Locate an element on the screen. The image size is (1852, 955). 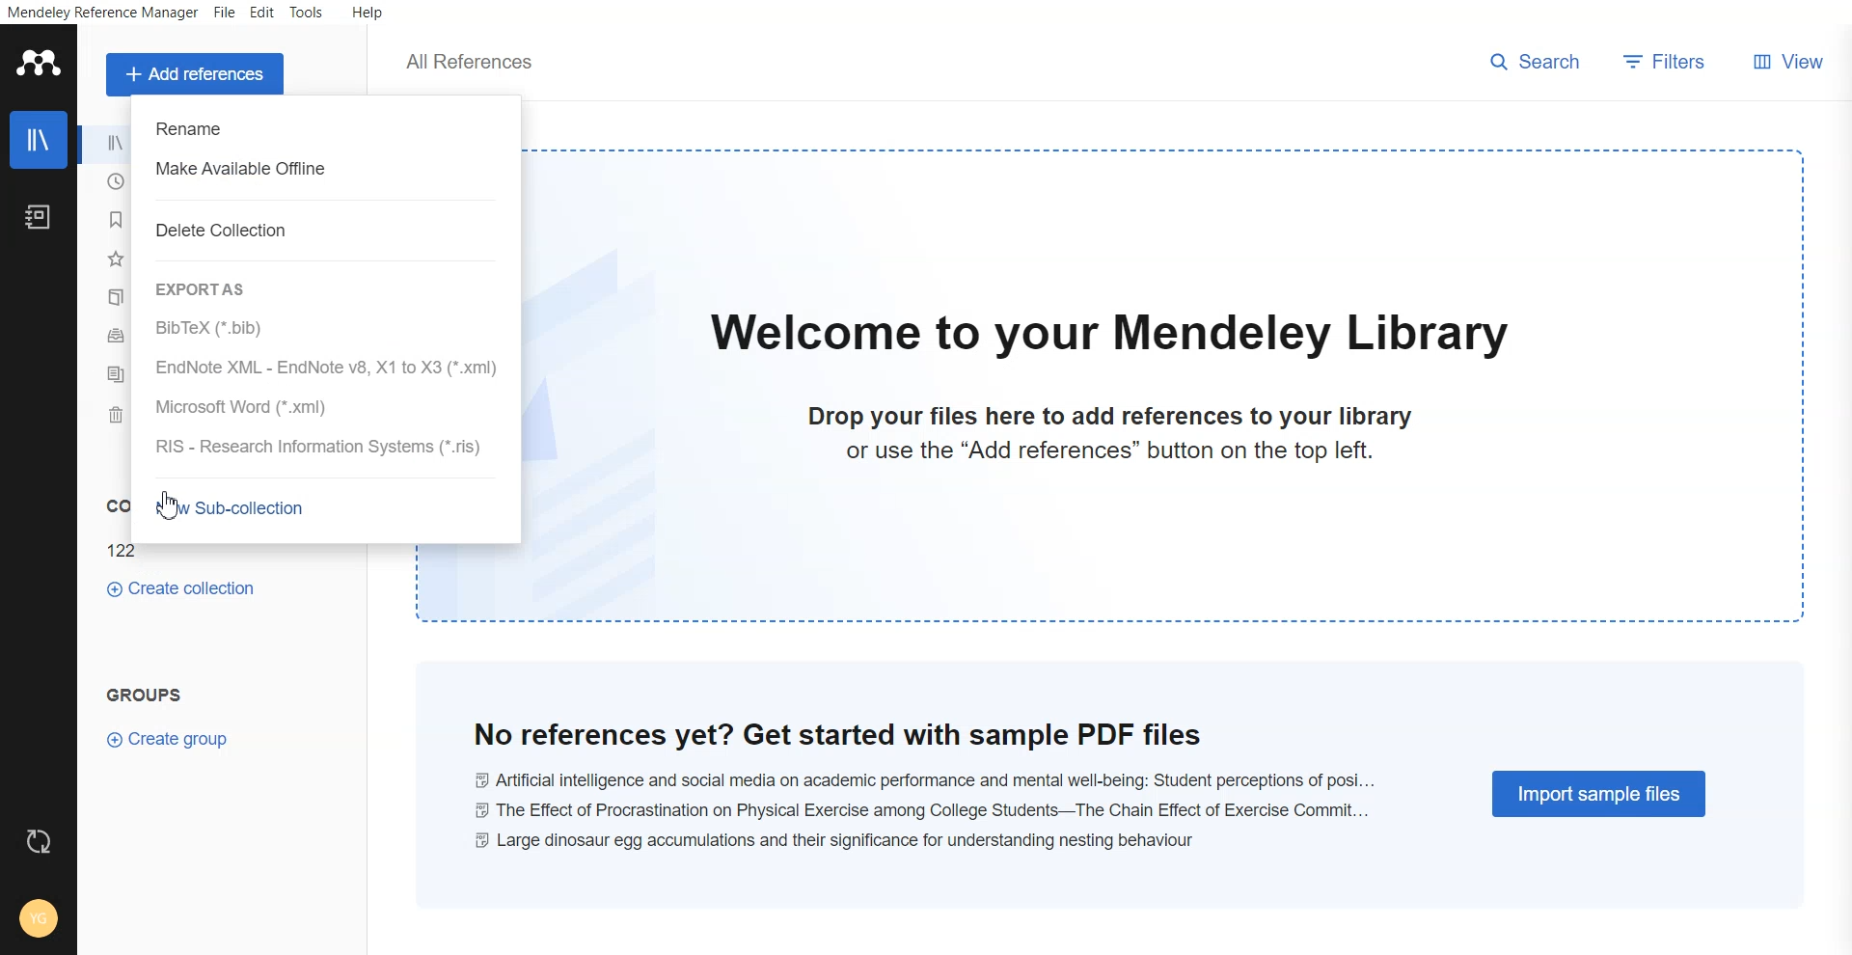
Cursor is located at coordinates (170, 506).